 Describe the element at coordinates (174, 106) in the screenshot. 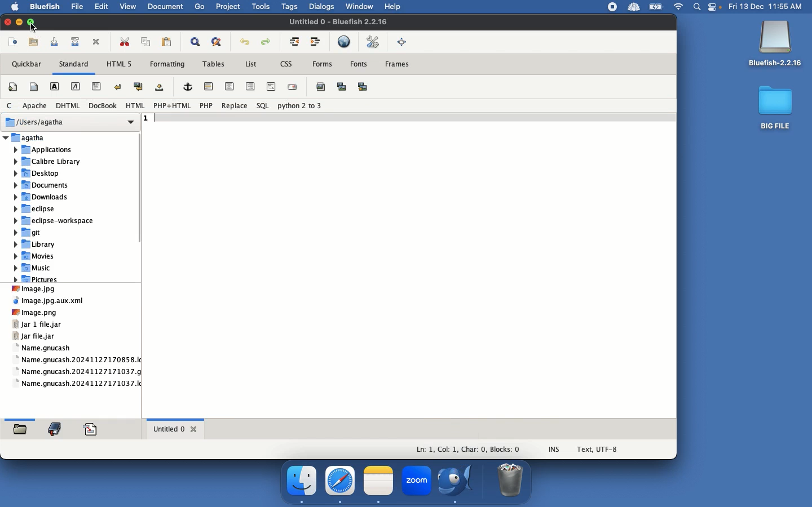

I see `PHP+HTML` at that location.